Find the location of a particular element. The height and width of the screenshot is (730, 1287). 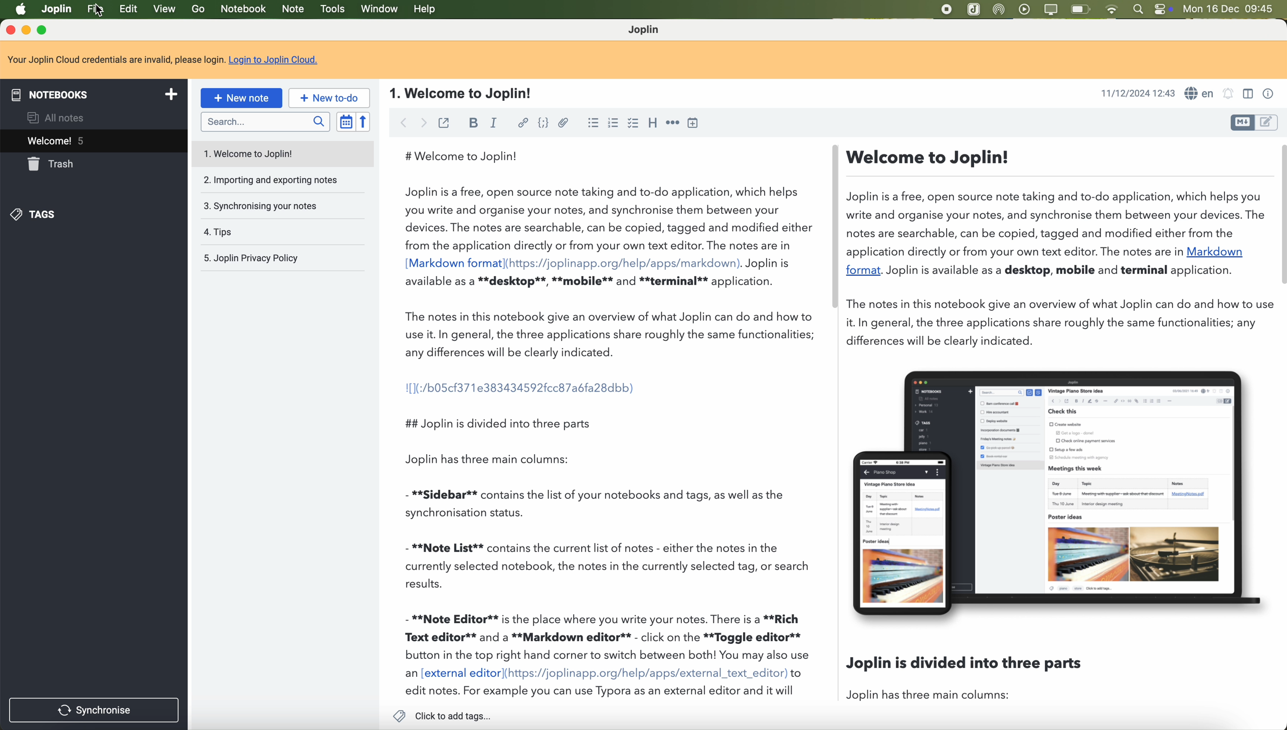

toggle editors is located at coordinates (1240, 123).